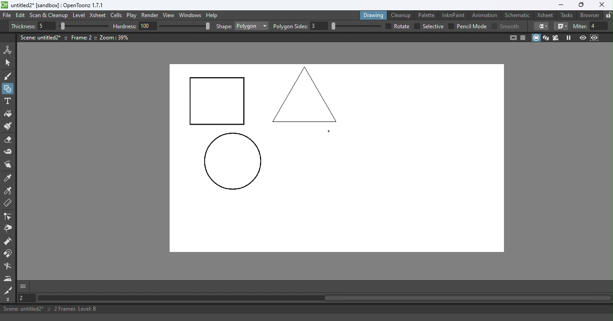  Describe the element at coordinates (58, 5) in the screenshot. I see `File name` at that location.